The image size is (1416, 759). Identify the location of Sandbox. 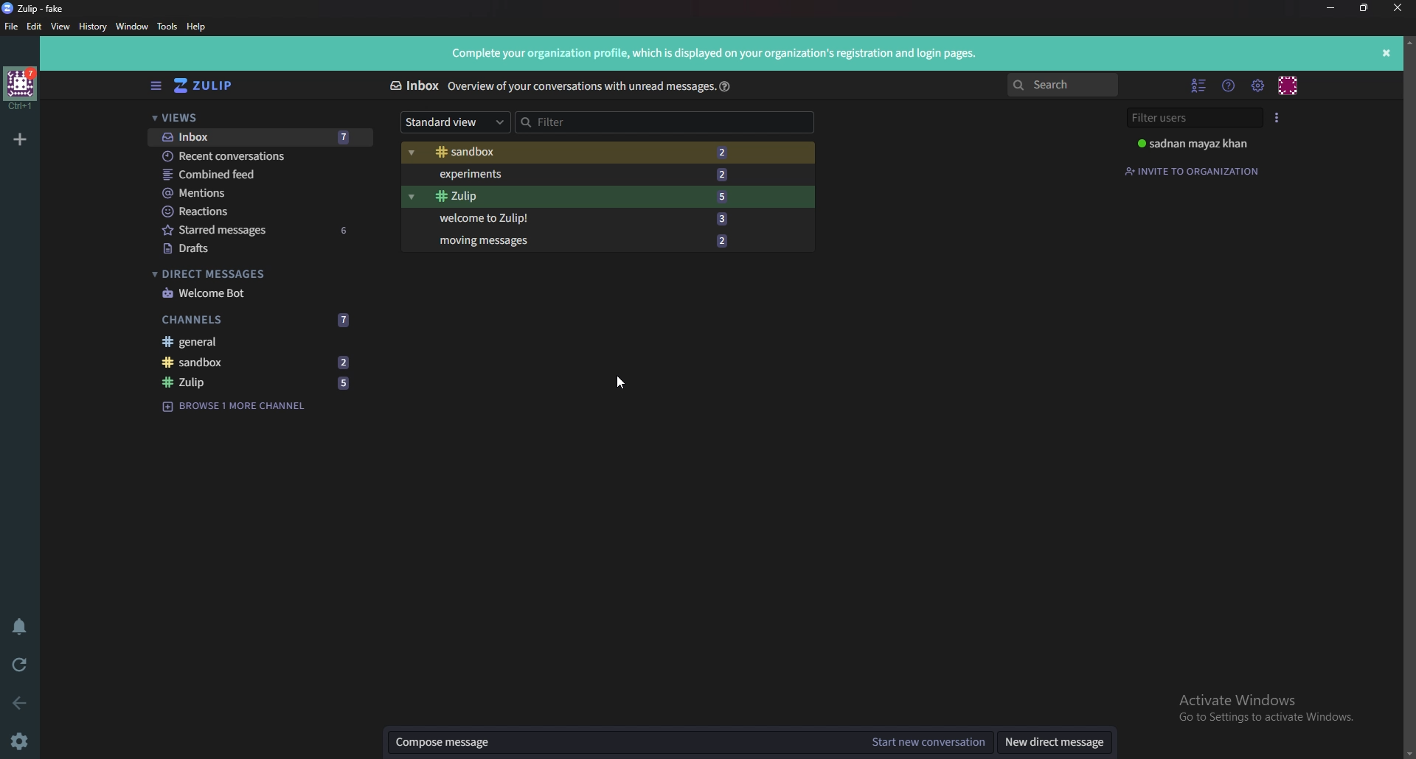
(260, 362).